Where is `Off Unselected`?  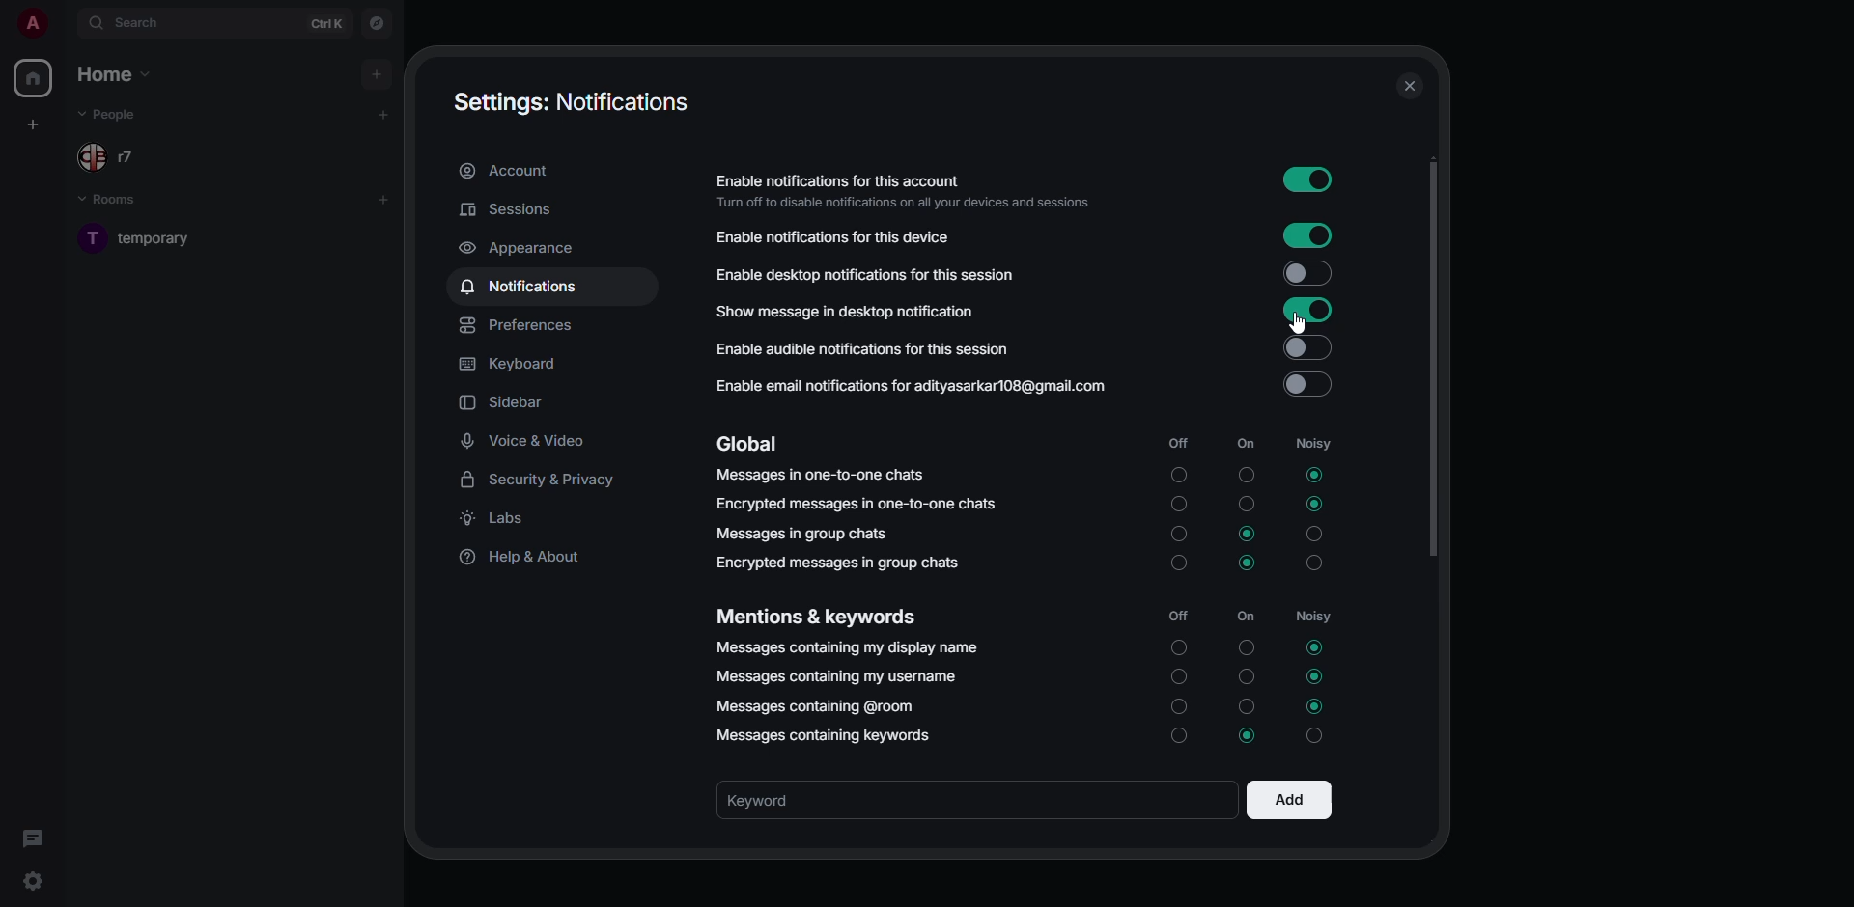 Off Unselected is located at coordinates (1178, 563).